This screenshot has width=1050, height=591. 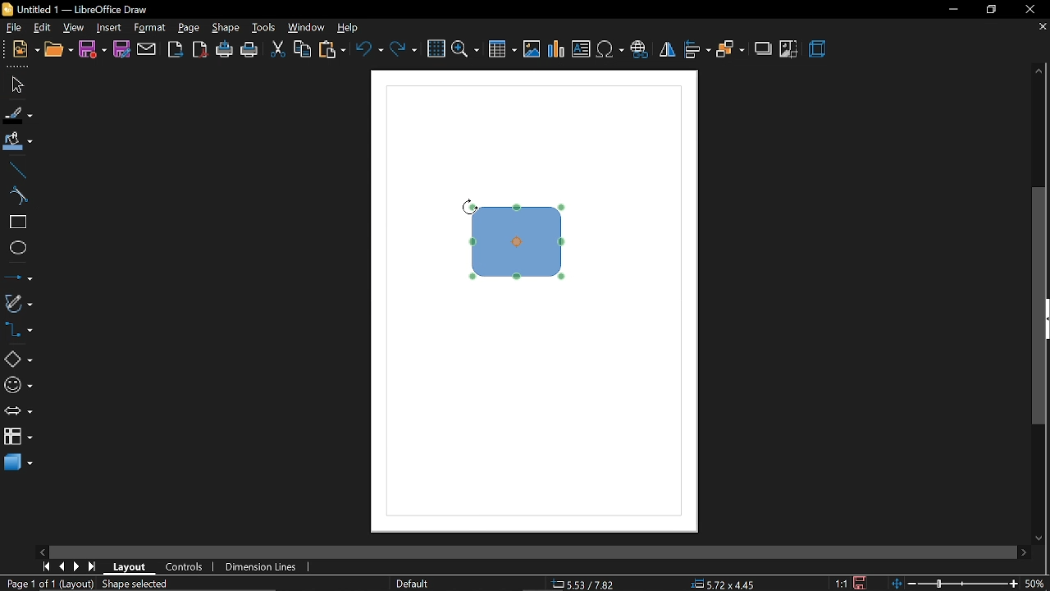 I want to click on copy, so click(x=303, y=51).